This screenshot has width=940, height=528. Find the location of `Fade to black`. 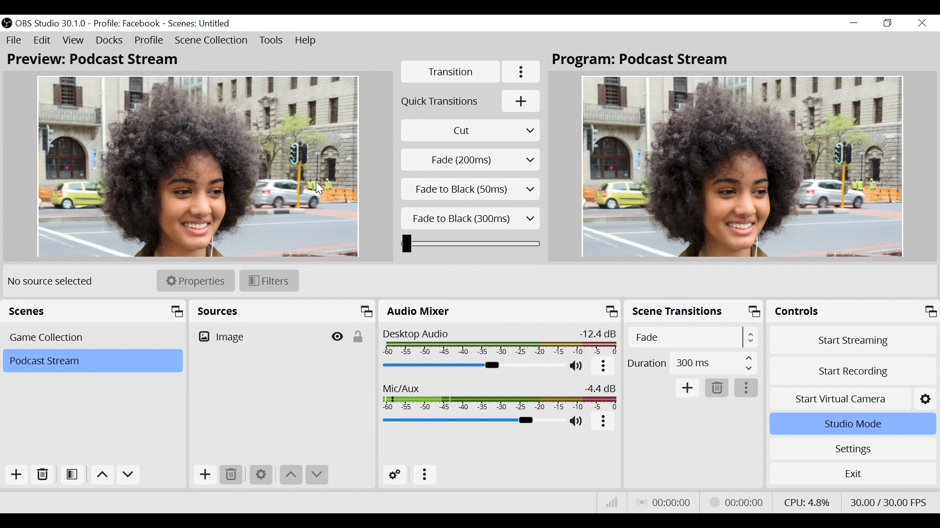

Fade to black is located at coordinates (471, 189).